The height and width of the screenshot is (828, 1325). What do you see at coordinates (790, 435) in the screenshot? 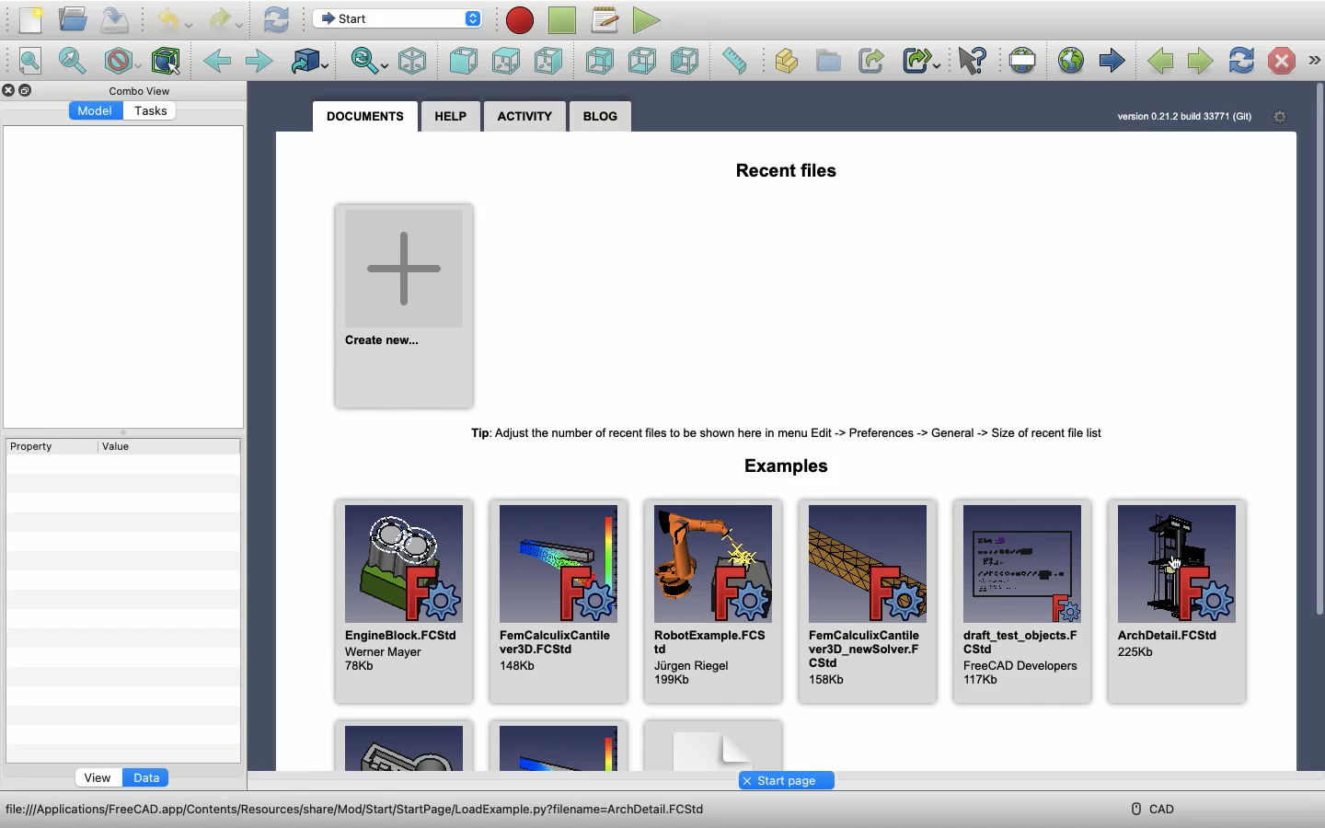
I see `Tip` at bounding box center [790, 435].